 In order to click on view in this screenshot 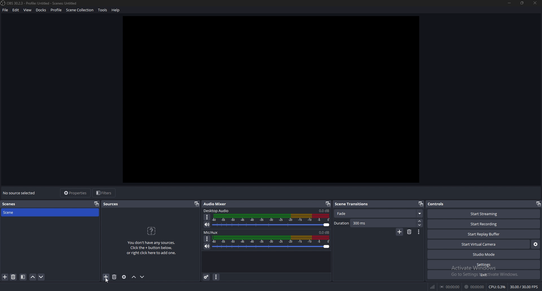, I will do `click(28, 10)`.